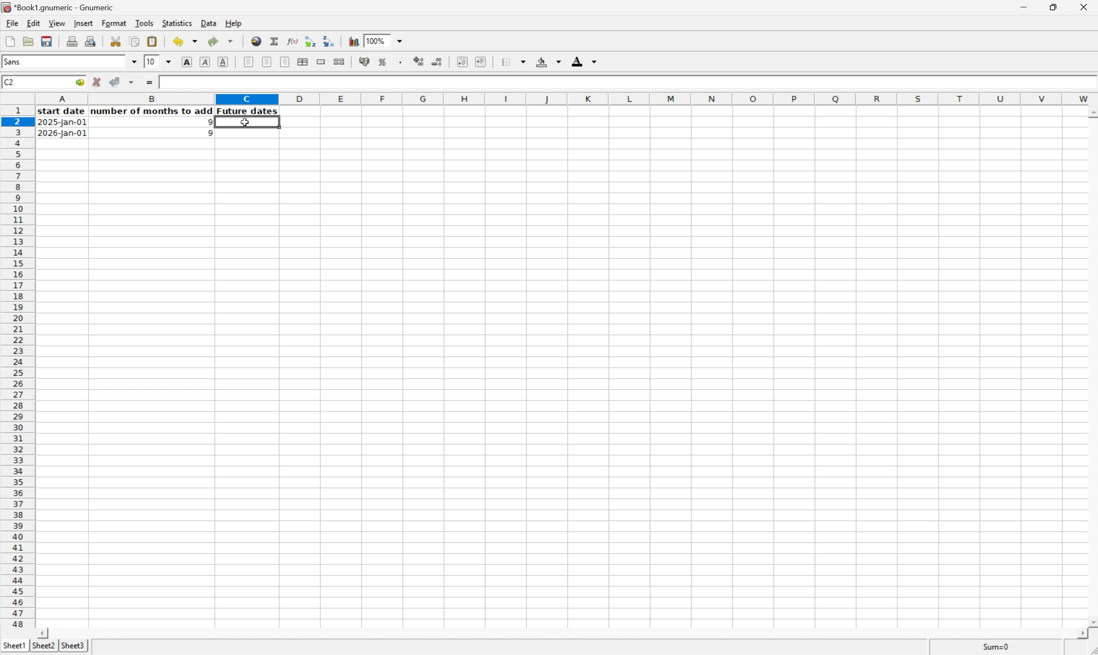 Image resolution: width=1098 pixels, height=655 pixels. What do you see at coordinates (437, 61) in the screenshot?
I see `Decrease the number of decimals displayed` at bounding box center [437, 61].